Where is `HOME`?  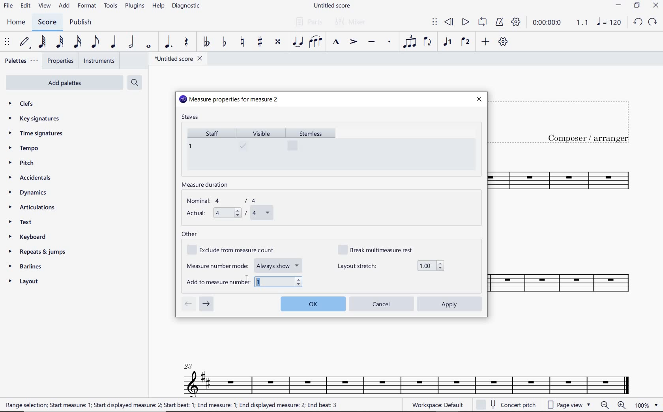 HOME is located at coordinates (16, 22).